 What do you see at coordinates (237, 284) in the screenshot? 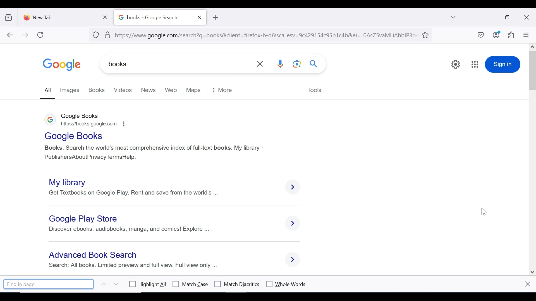
I see `match diacritics` at bounding box center [237, 284].